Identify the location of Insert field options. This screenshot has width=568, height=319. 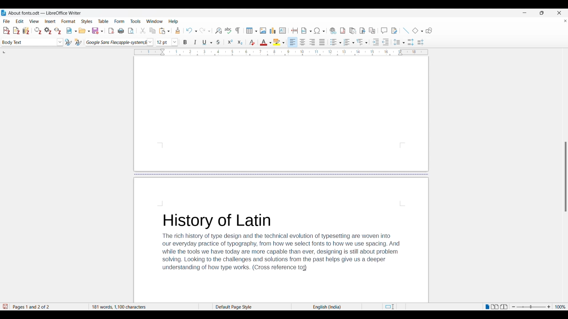
(306, 30).